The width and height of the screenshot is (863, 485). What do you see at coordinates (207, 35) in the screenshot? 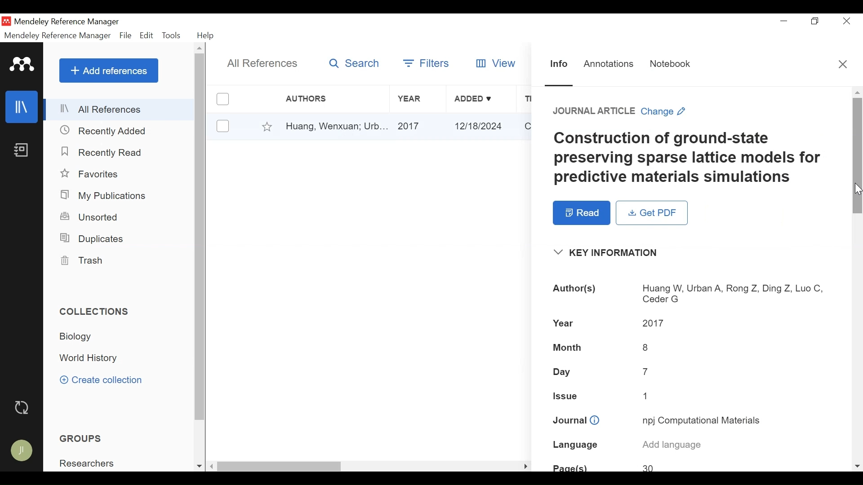
I see `Help` at bounding box center [207, 35].